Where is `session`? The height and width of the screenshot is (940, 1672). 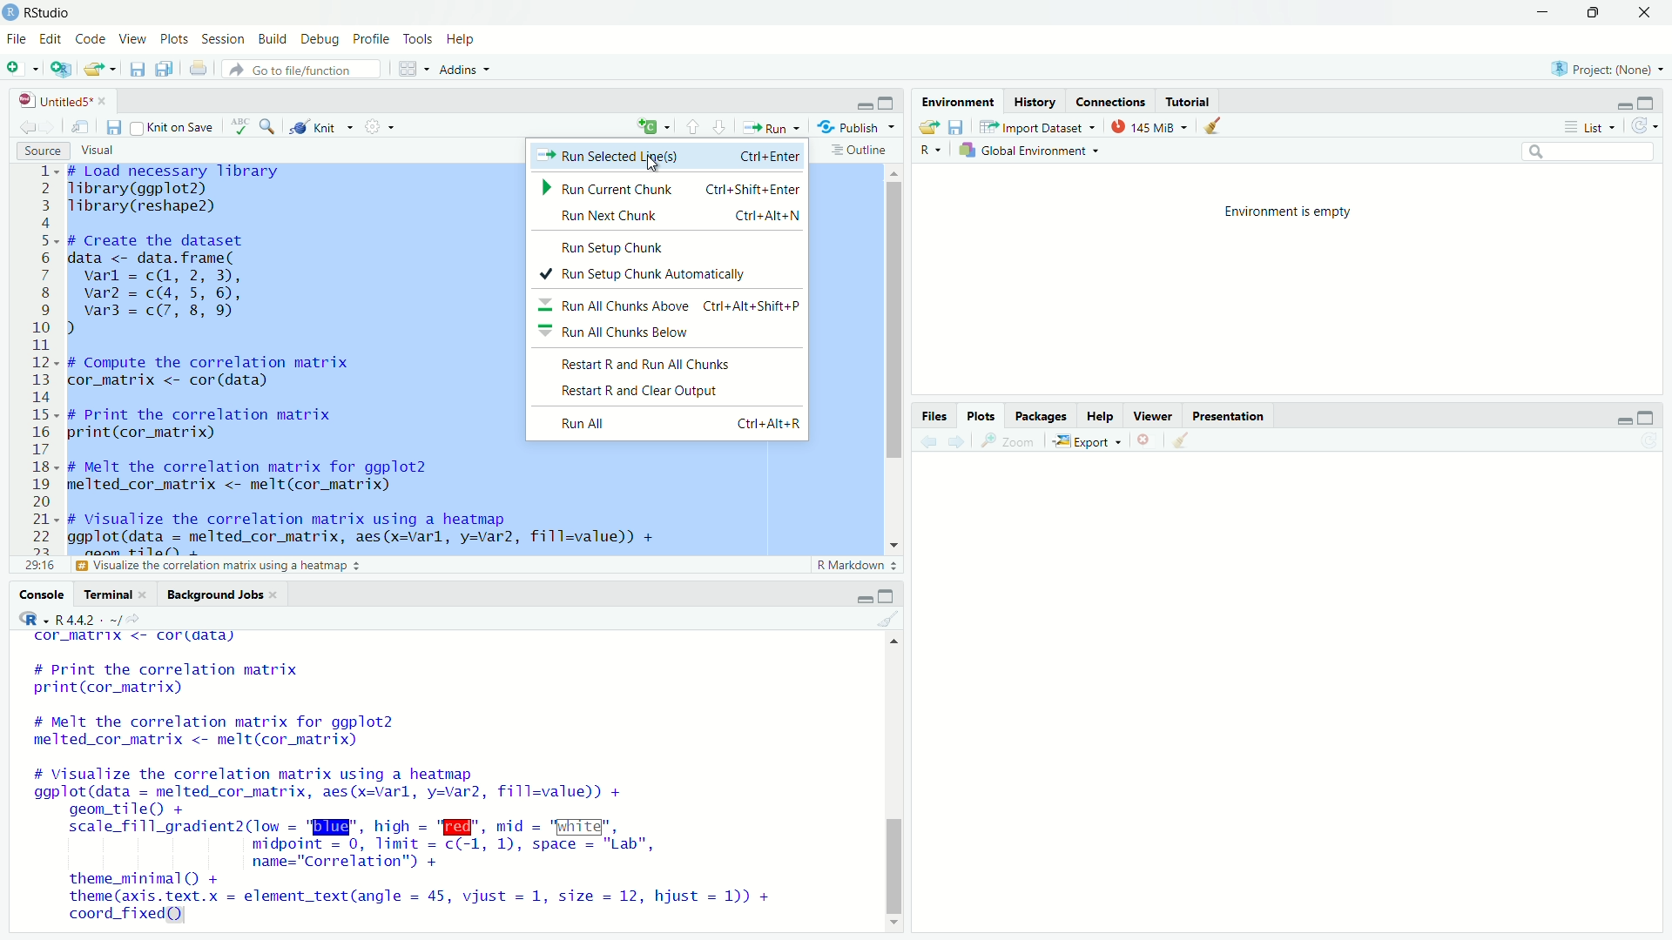 session is located at coordinates (223, 40).